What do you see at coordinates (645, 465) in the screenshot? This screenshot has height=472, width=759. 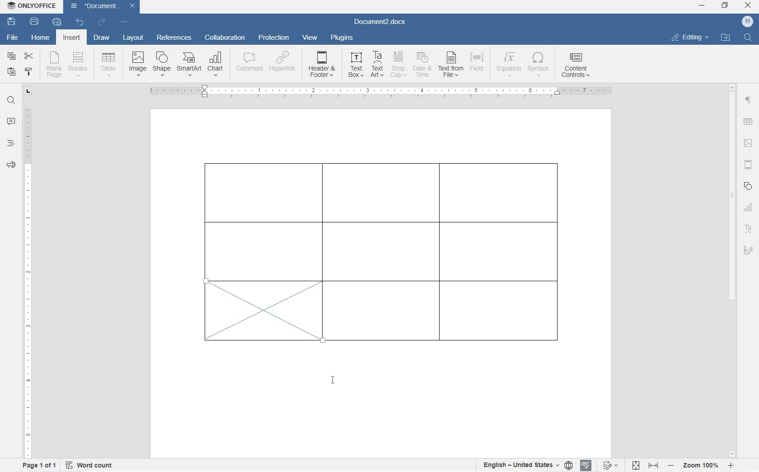 I see `fit to page or width` at bounding box center [645, 465].